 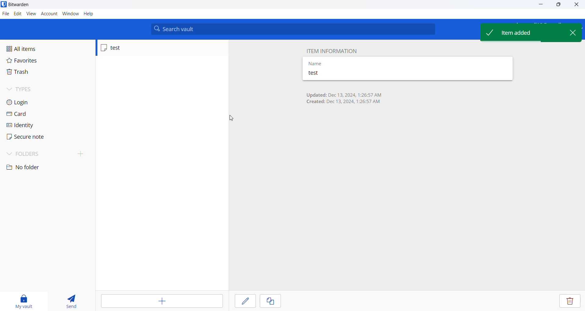 What do you see at coordinates (17, 13) in the screenshot?
I see `edit` at bounding box center [17, 13].